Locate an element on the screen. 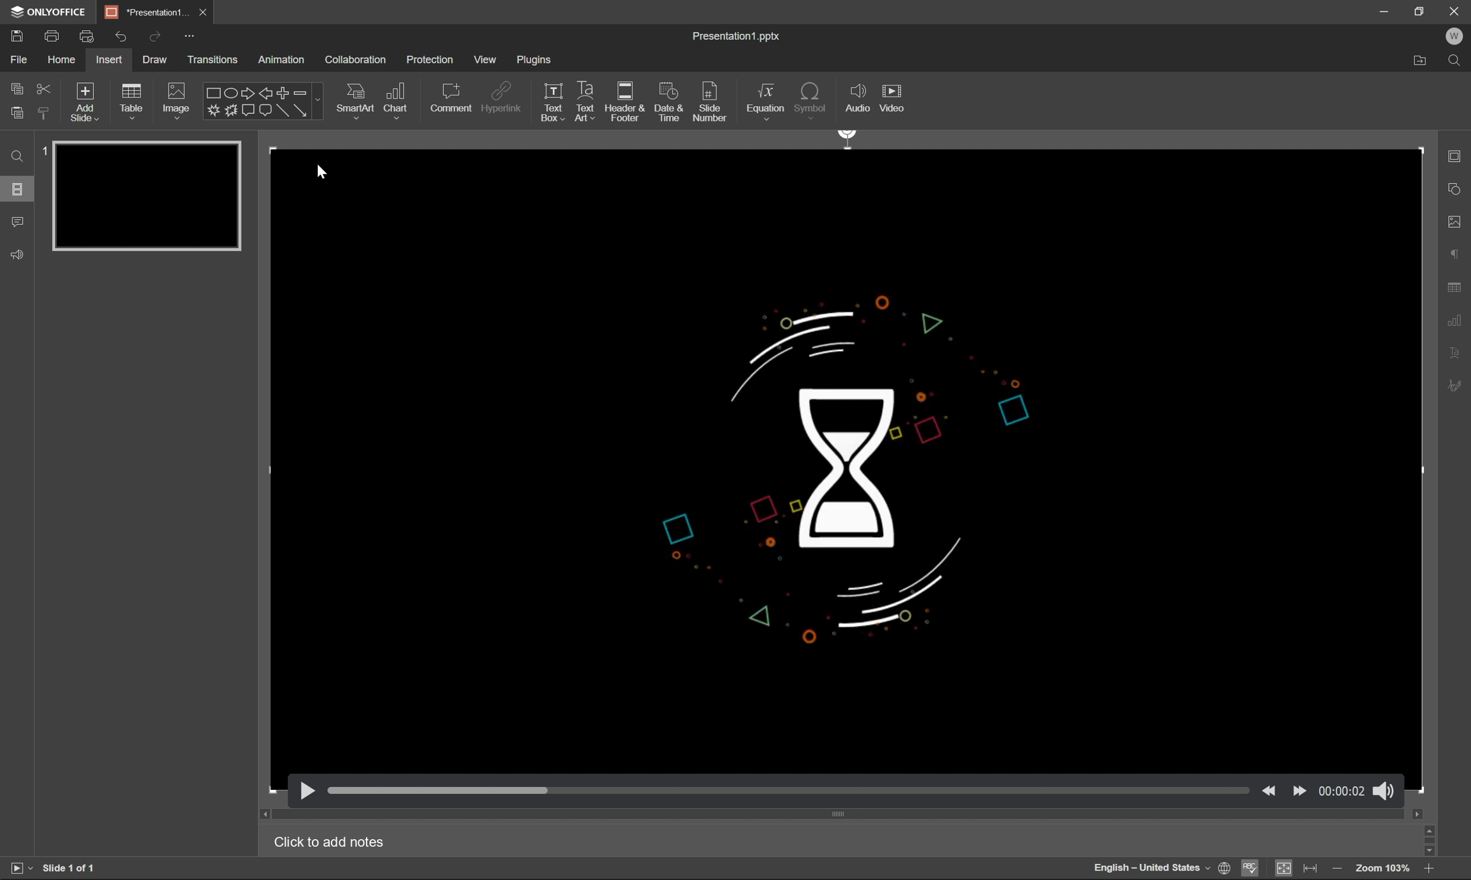 This screenshot has width=1471, height=880. Find is located at coordinates (1457, 62).